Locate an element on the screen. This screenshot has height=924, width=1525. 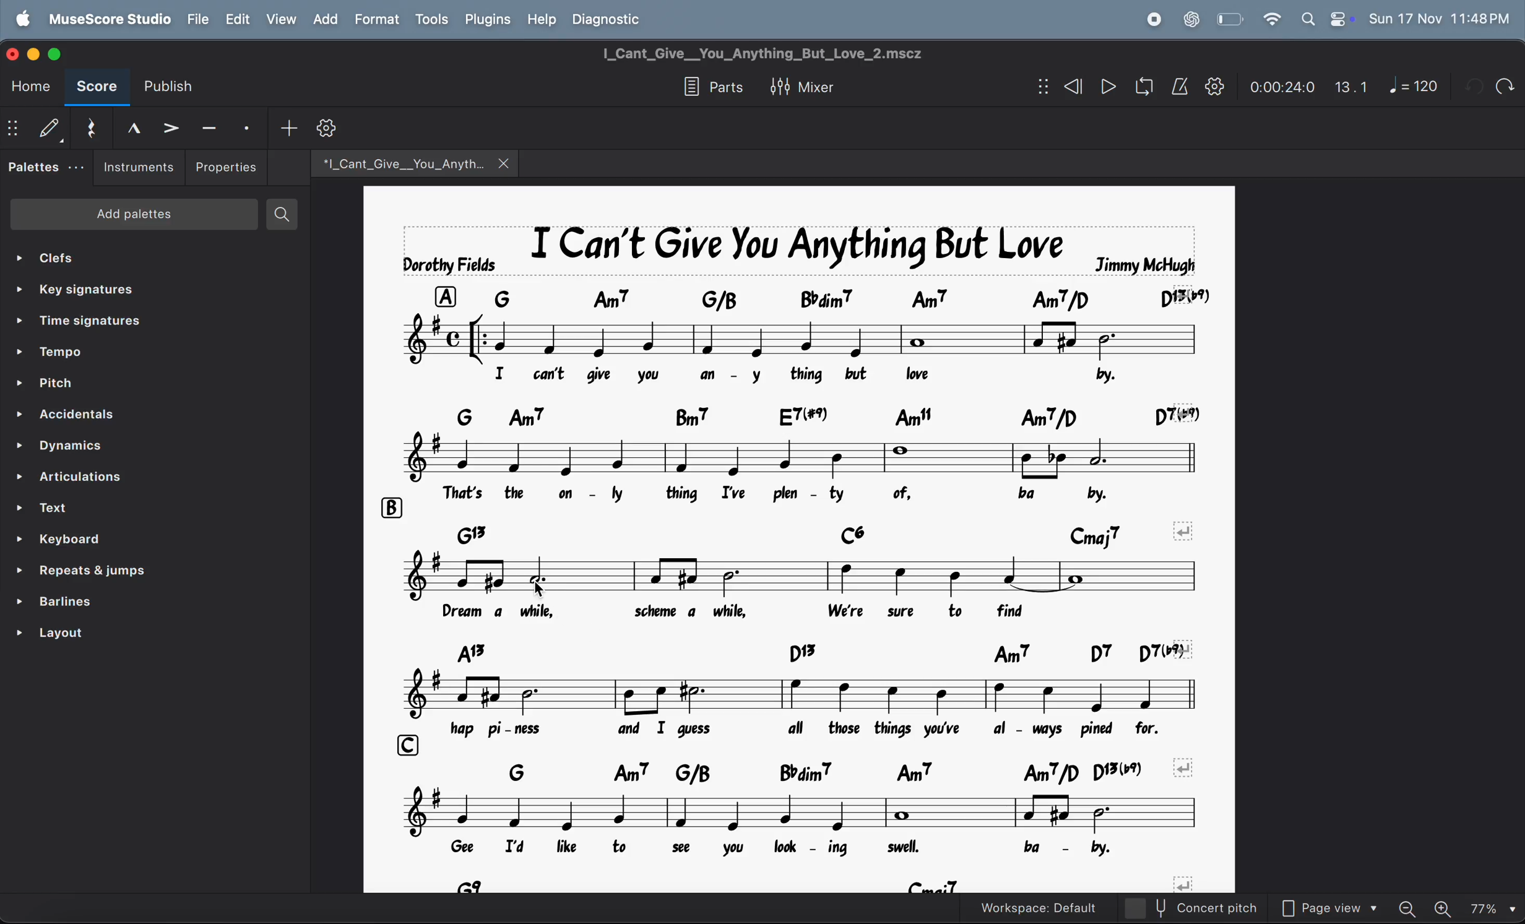
lyrics is located at coordinates (777, 493).